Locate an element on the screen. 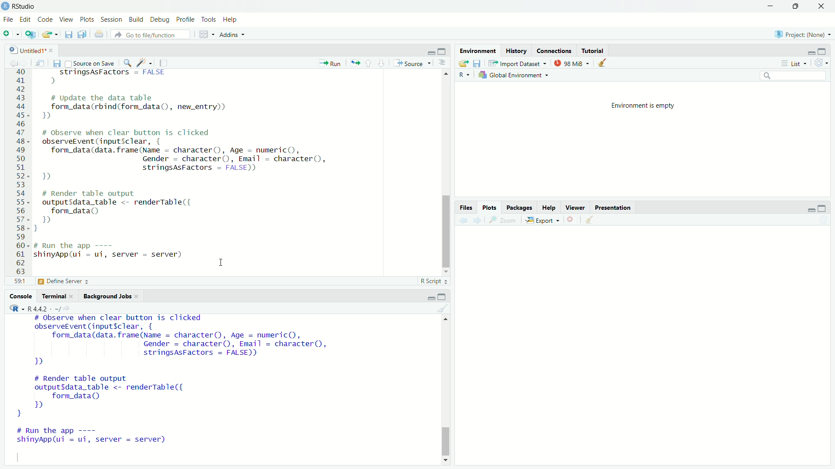 Image resolution: width=835 pixels, height=469 pixels. R 4.4.2 . ~/ is located at coordinates (44, 308).